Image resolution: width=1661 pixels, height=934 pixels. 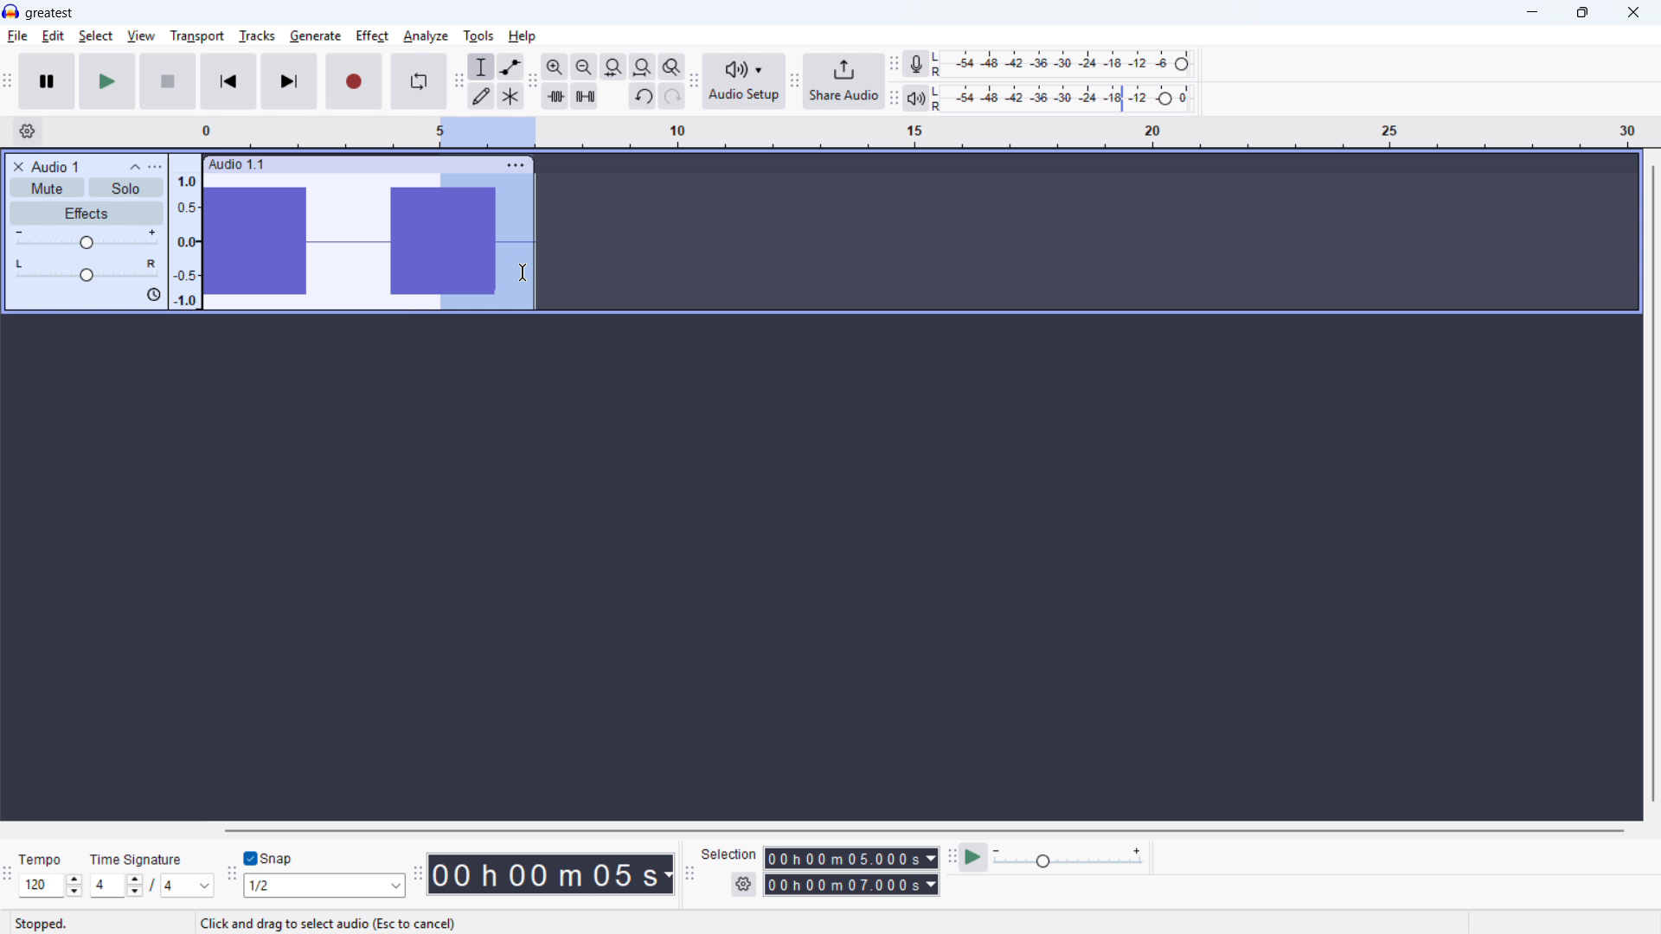 I want to click on Pan: Centre , so click(x=87, y=272).